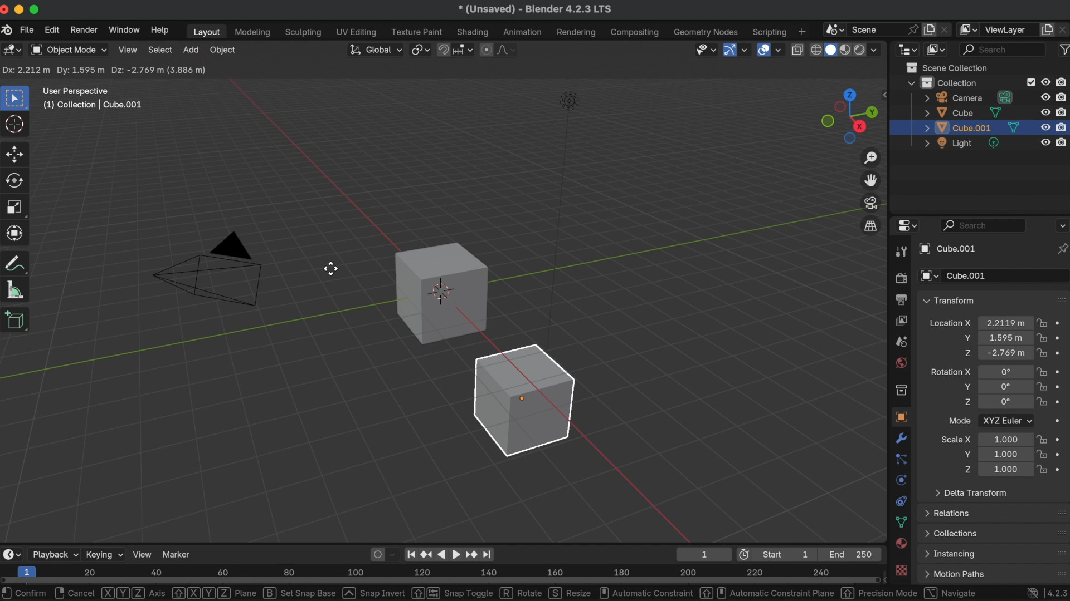 This screenshot has width=1070, height=601. I want to click on marker, so click(178, 553).